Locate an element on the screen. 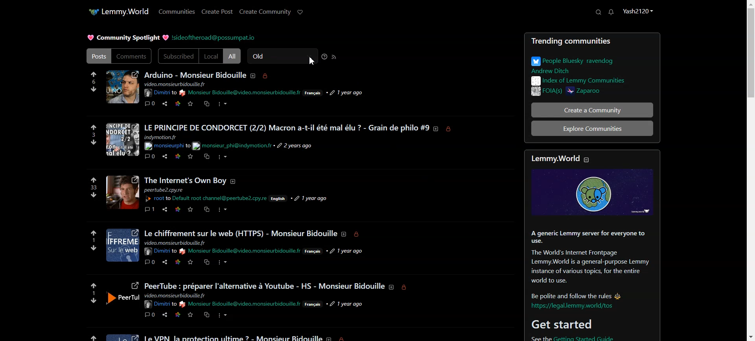 The image size is (755, 341). upvotes is located at coordinates (93, 233).